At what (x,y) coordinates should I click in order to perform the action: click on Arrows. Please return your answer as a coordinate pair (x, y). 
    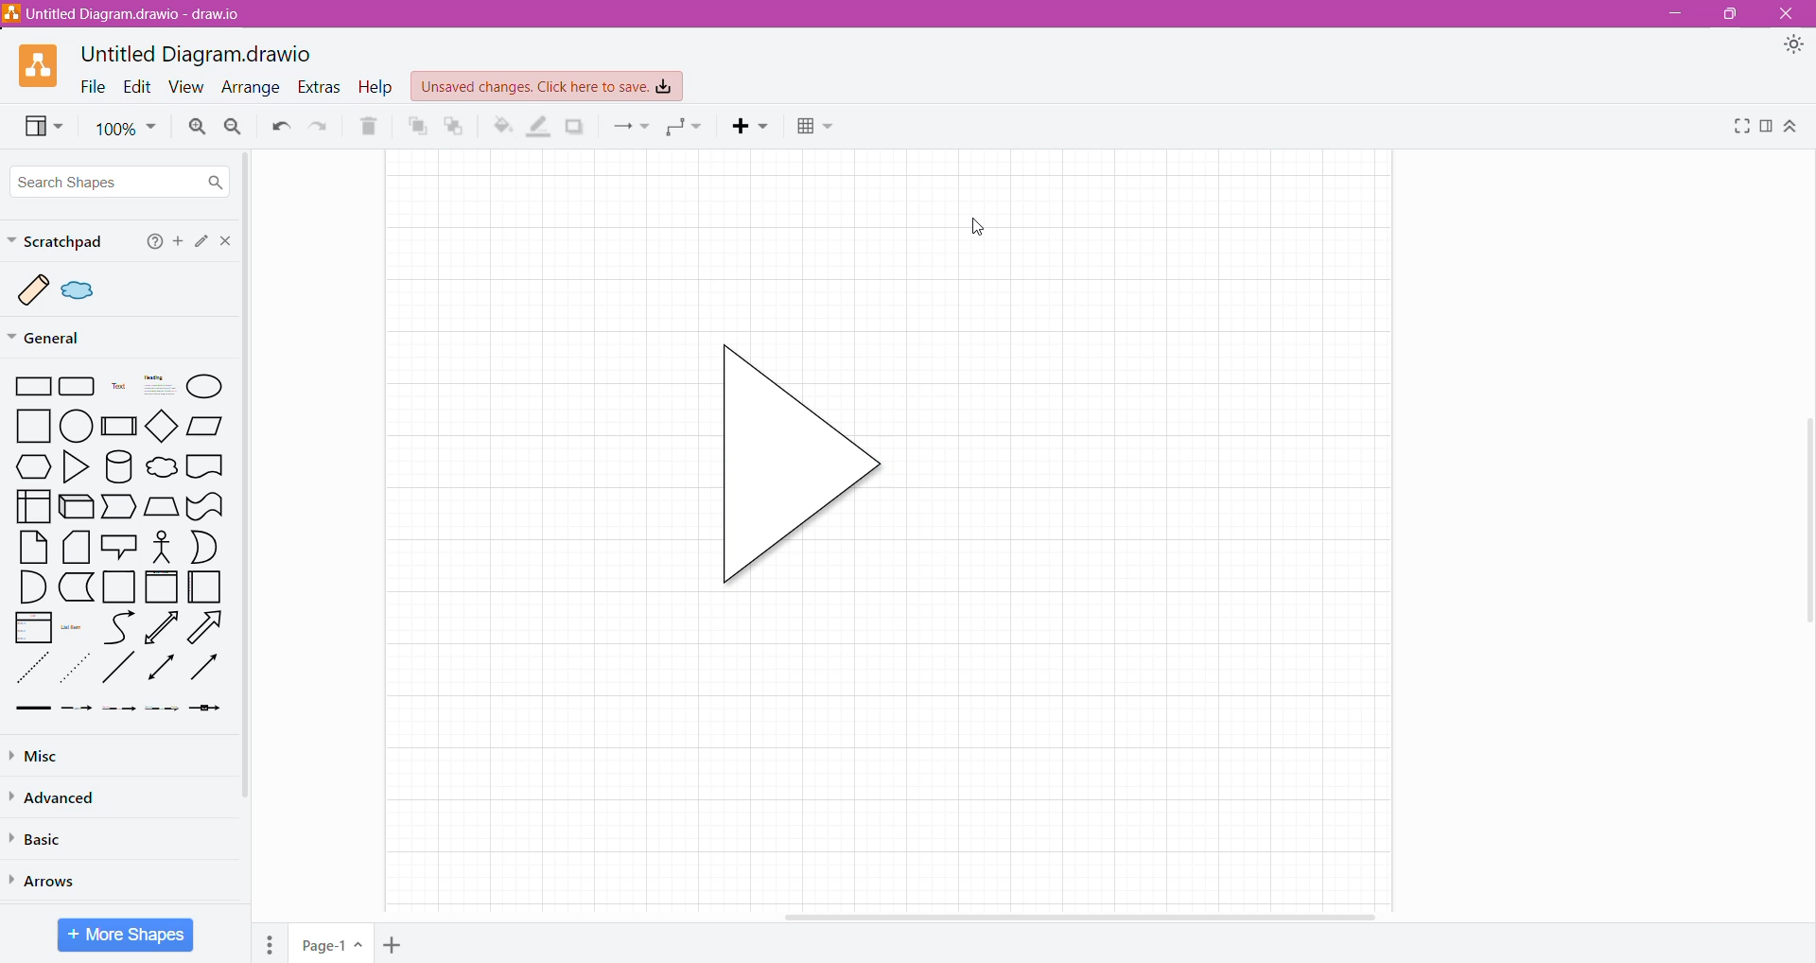
    Looking at the image, I should click on (63, 882).